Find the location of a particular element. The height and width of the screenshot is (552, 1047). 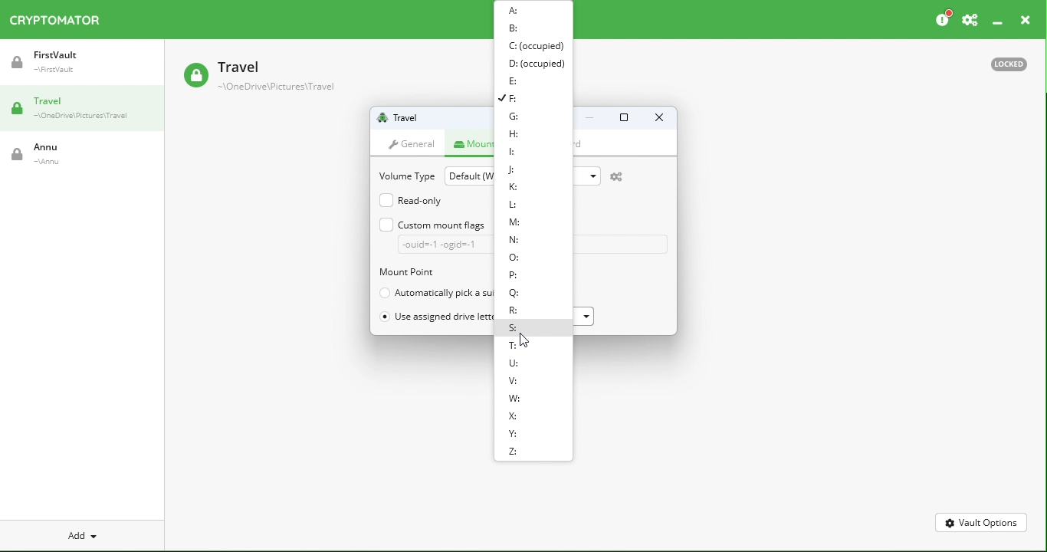

FirstVault is located at coordinates (84, 67).